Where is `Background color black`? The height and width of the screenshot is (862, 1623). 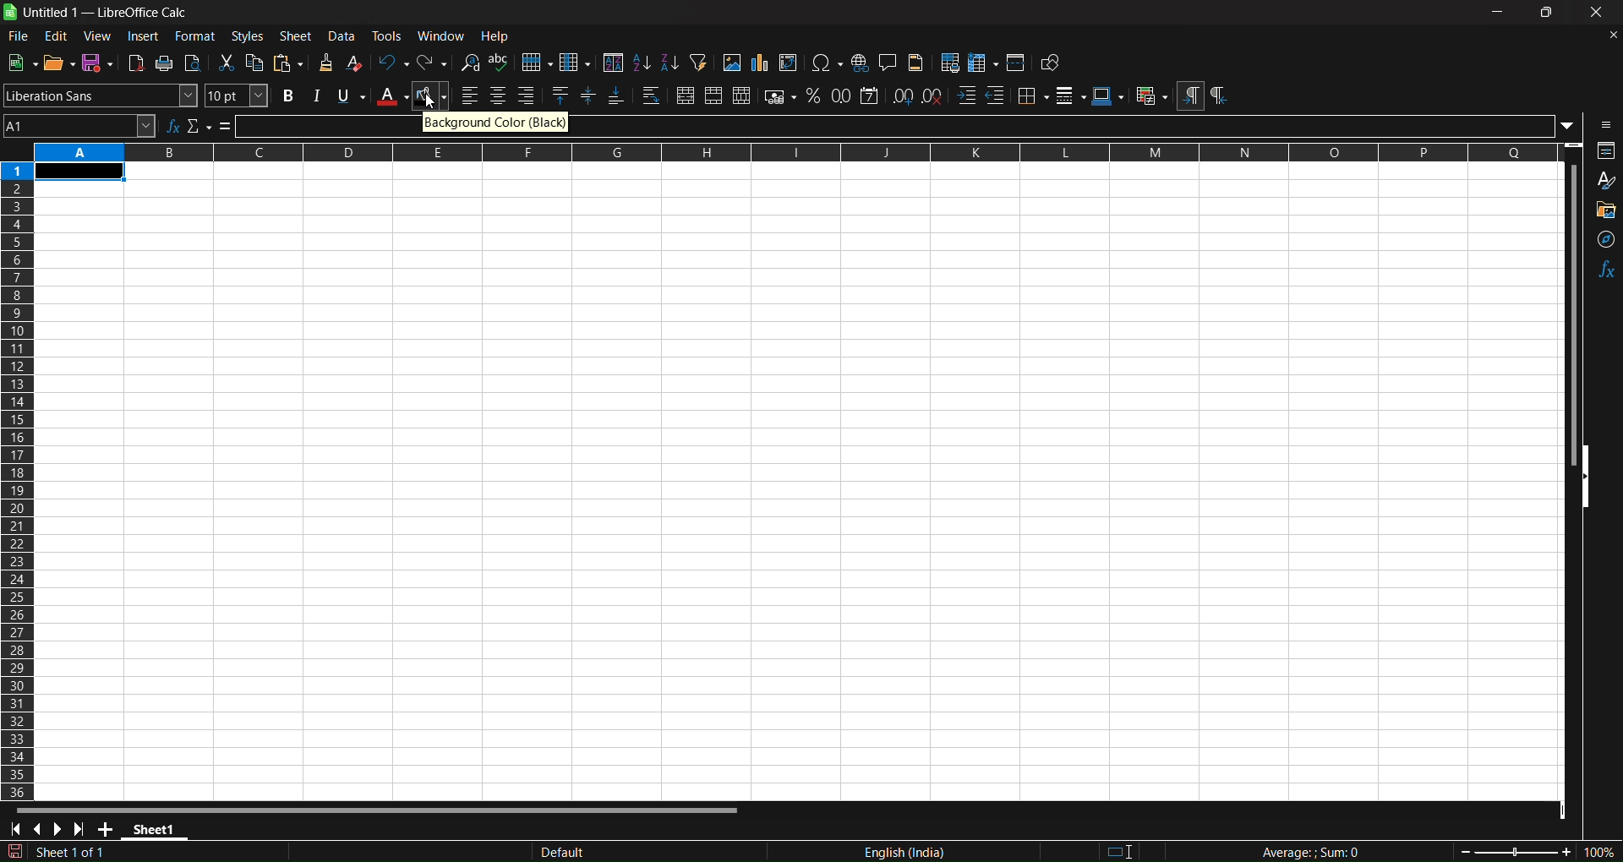 Background color black is located at coordinates (496, 123).